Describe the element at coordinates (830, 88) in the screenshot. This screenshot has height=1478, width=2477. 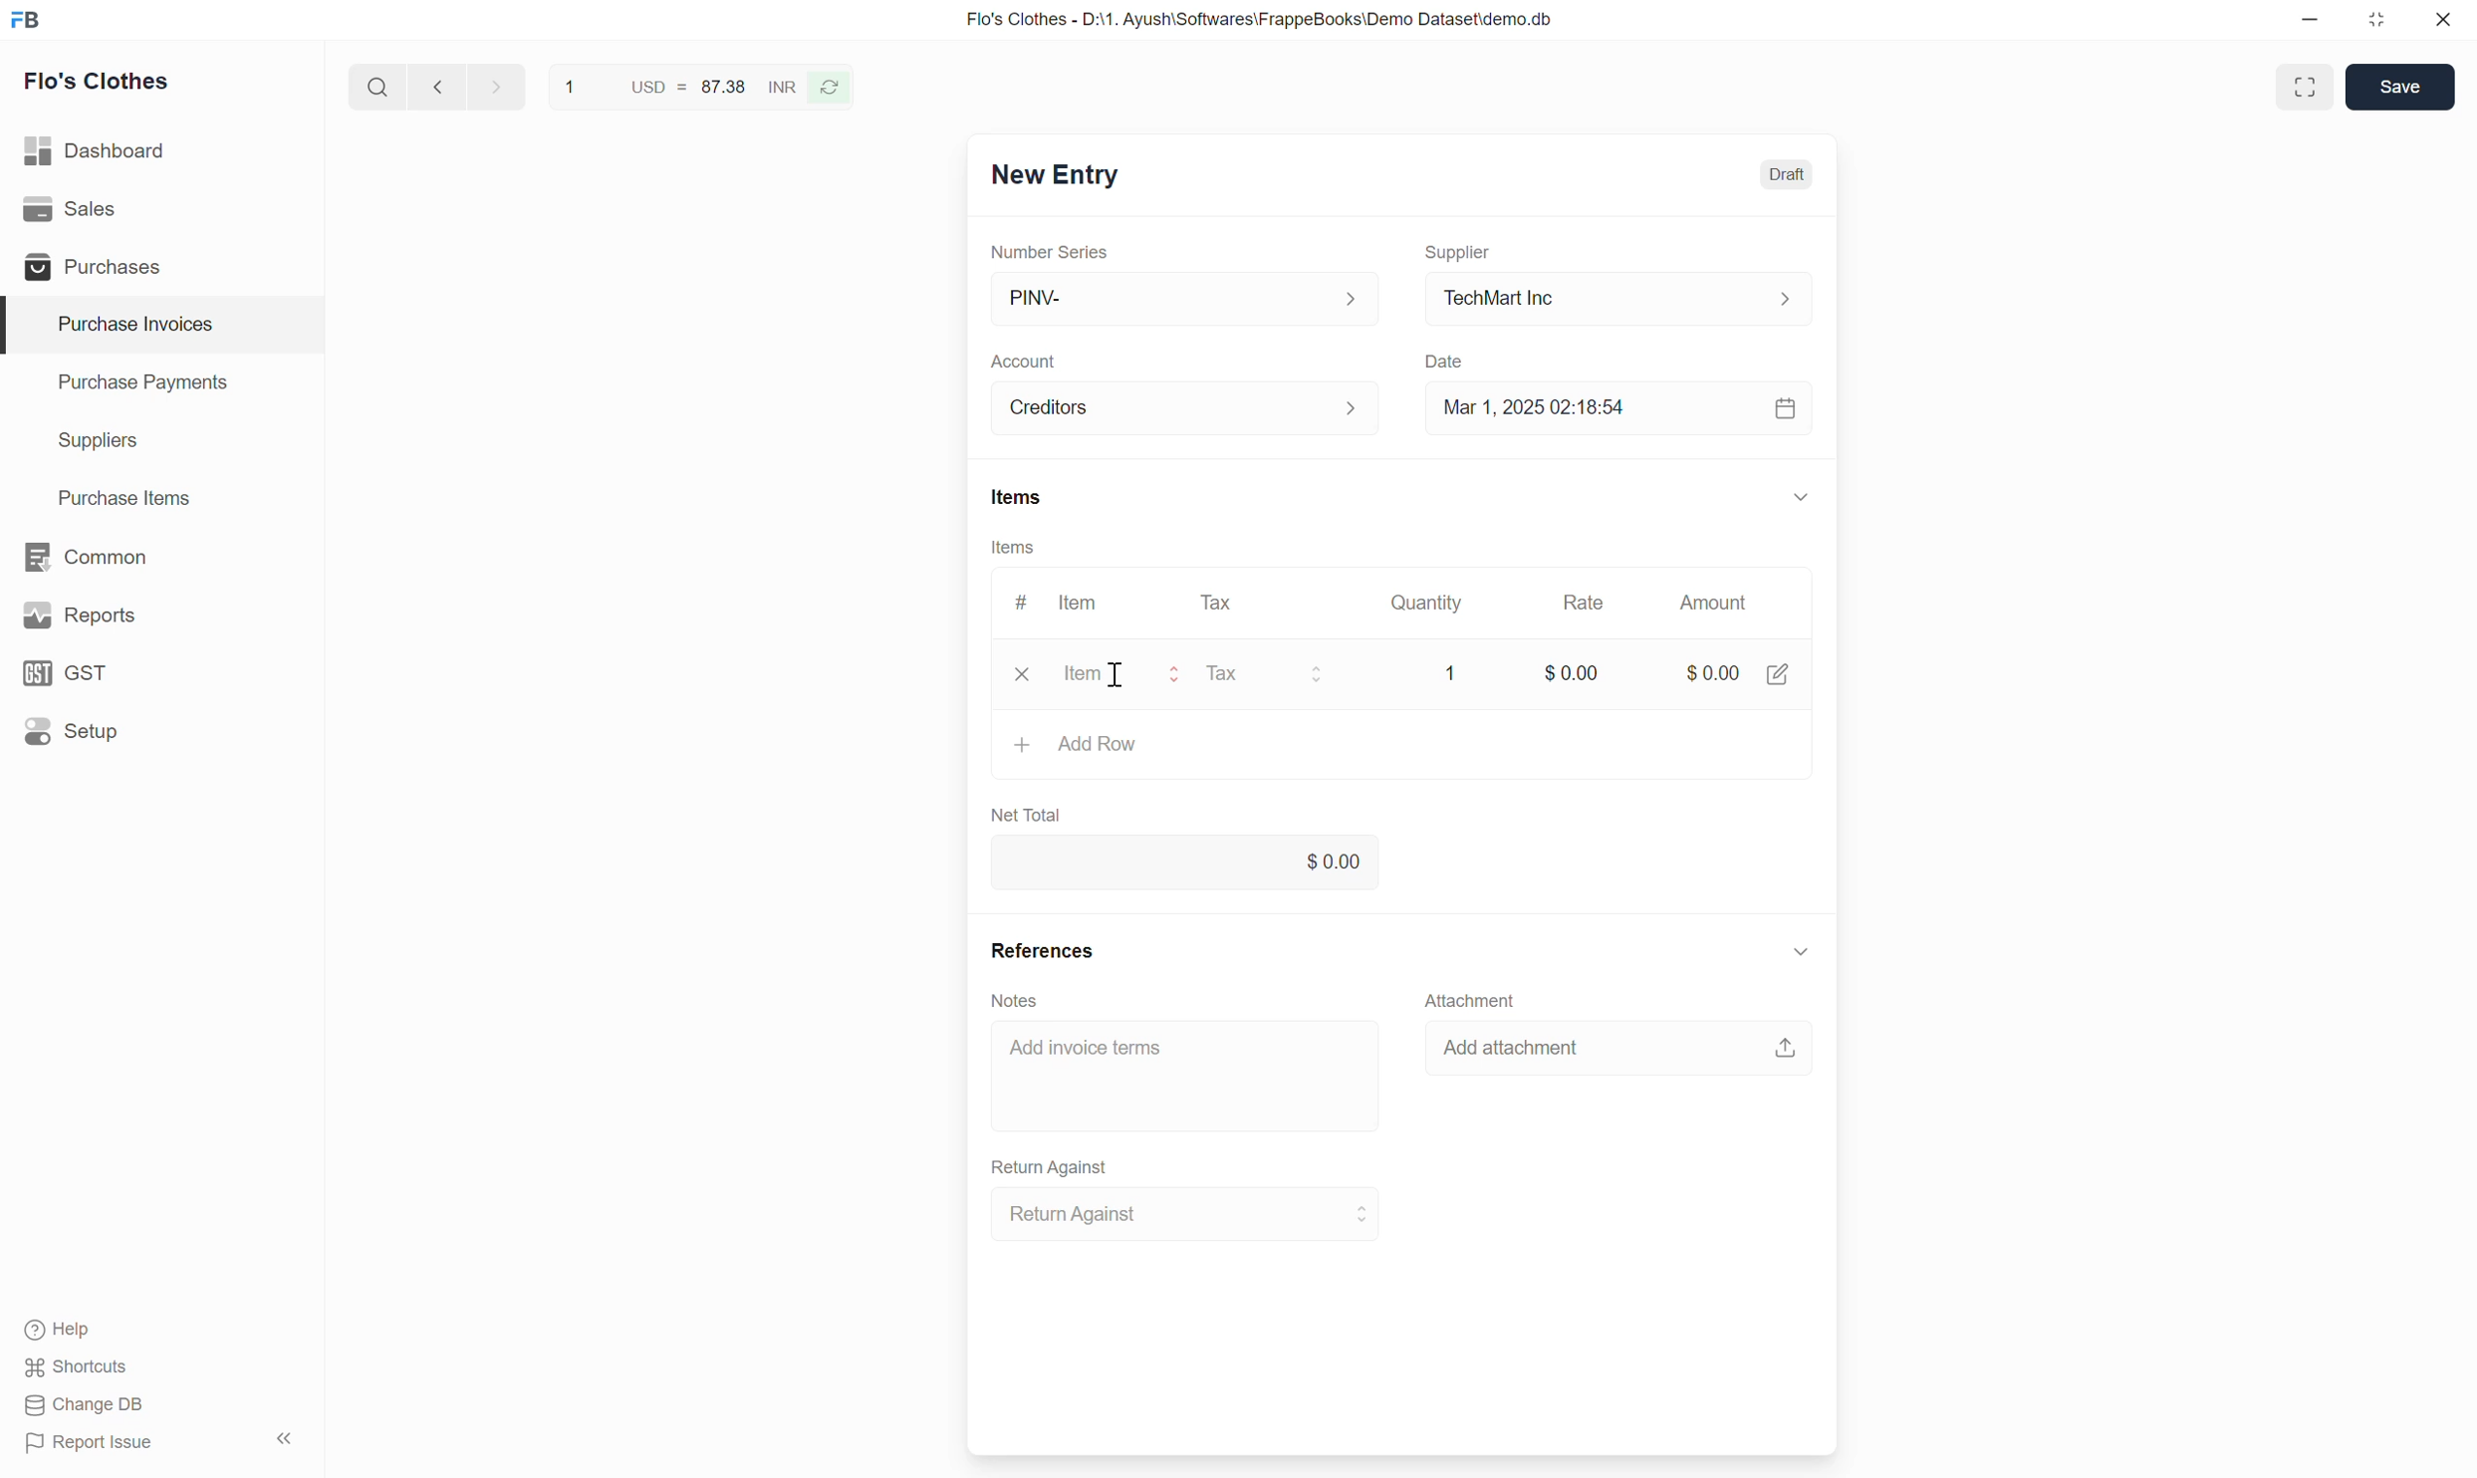
I see `Reverse` at that location.